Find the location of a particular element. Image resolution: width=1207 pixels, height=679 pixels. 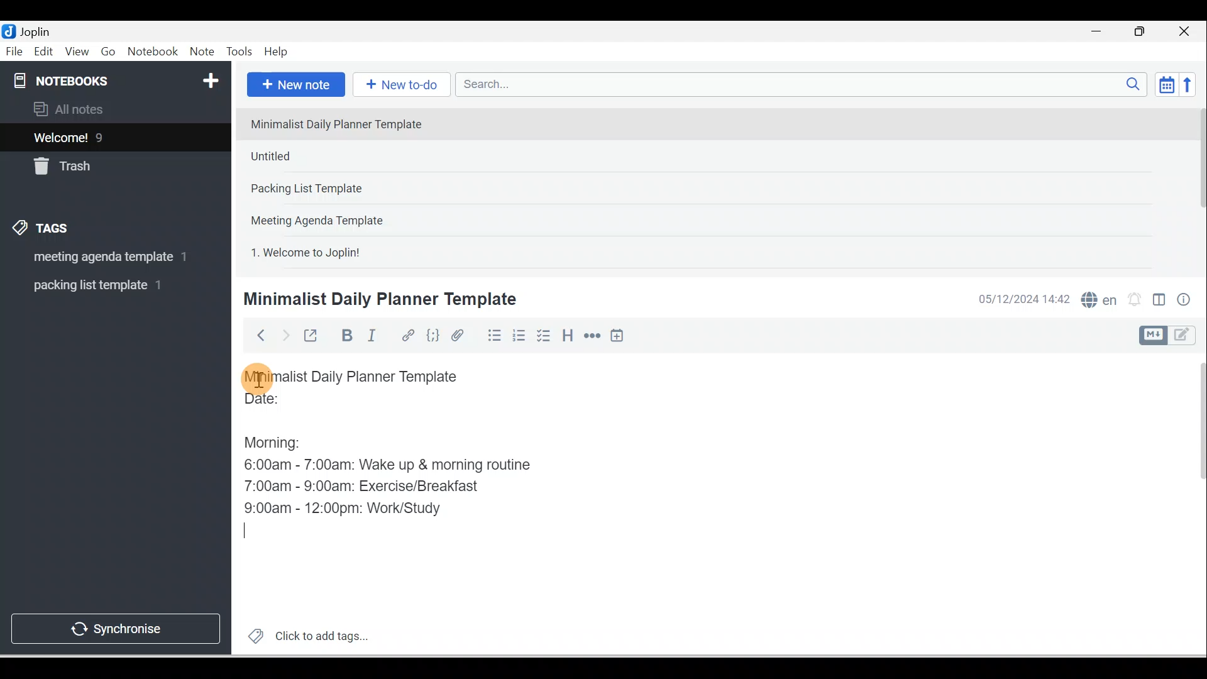

Italic is located at coordinates (374, 338).